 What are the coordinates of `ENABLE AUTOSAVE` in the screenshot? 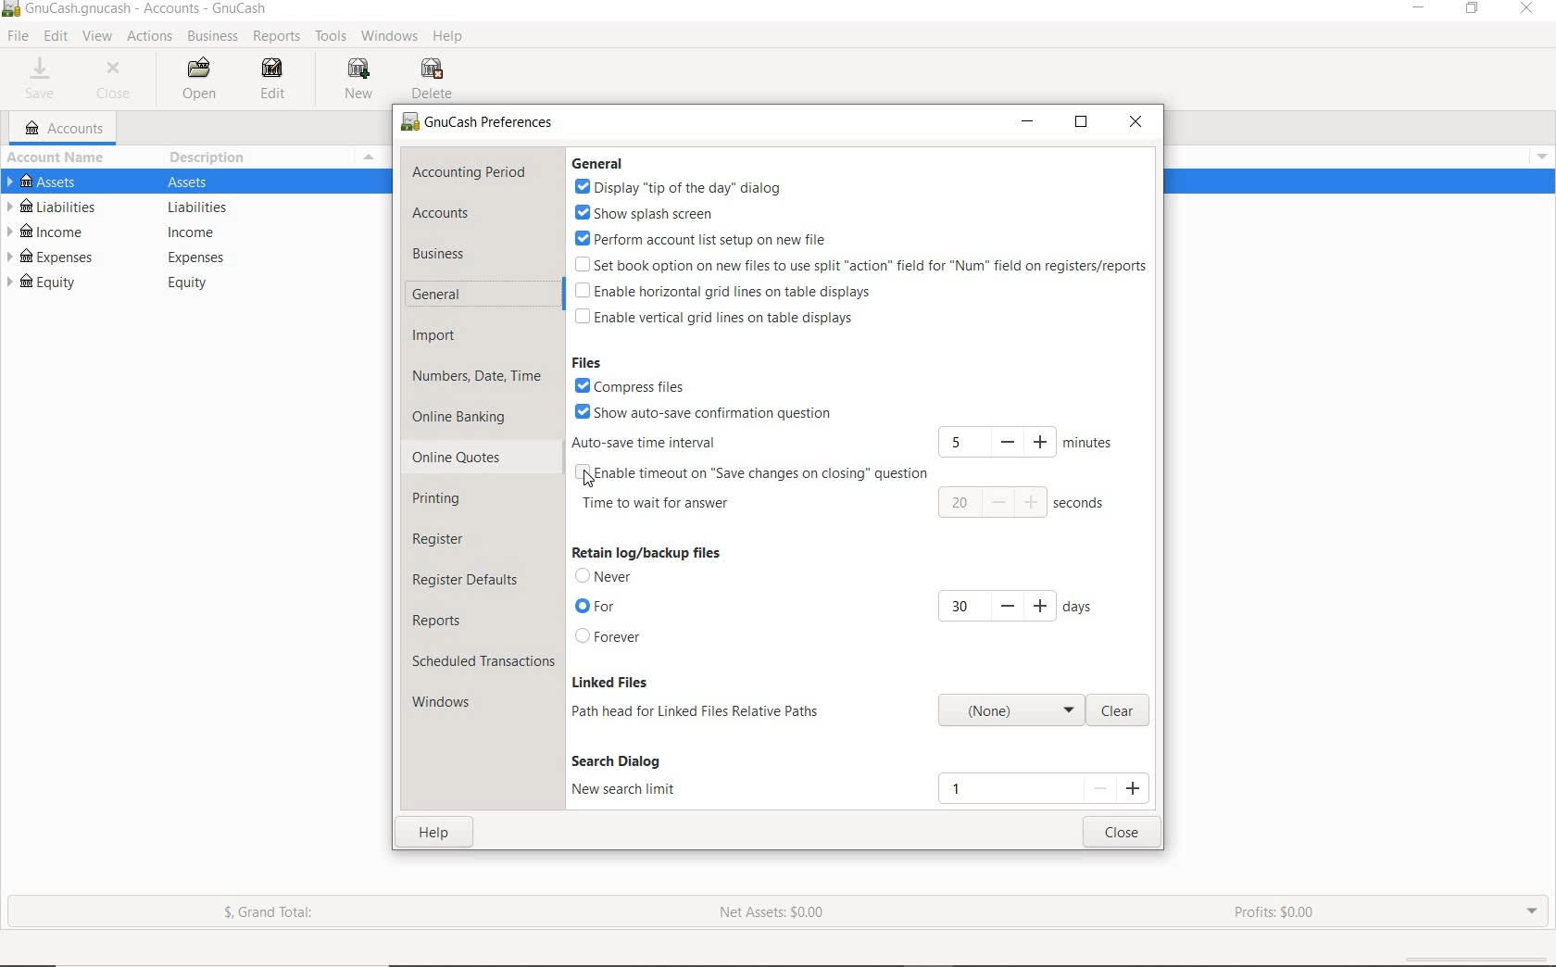 It's located at (750, 474).